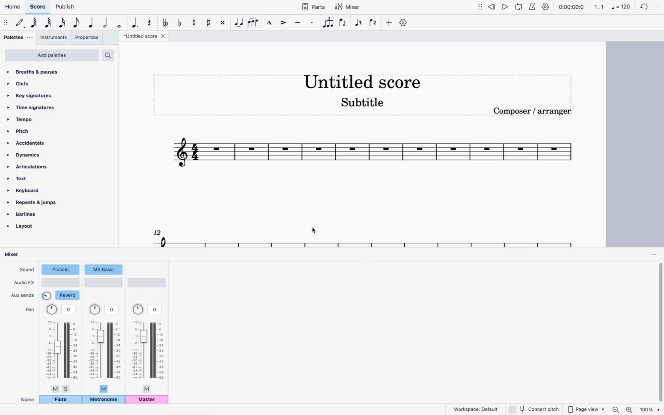  I want to click on keyboard, so click(28, 190).